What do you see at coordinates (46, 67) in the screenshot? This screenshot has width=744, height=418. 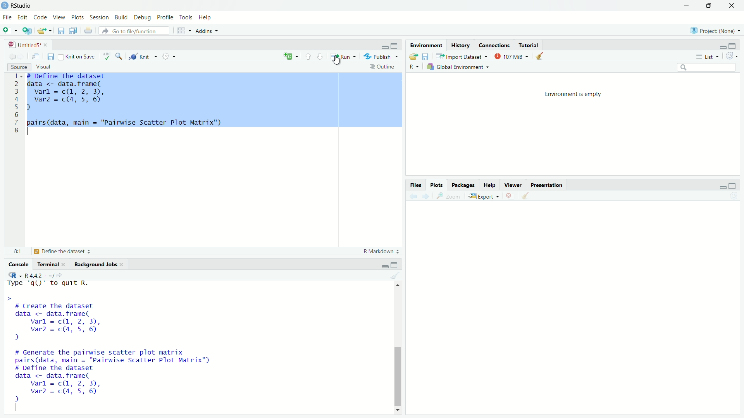 I see `Visual` at bounding box center [46, 67].